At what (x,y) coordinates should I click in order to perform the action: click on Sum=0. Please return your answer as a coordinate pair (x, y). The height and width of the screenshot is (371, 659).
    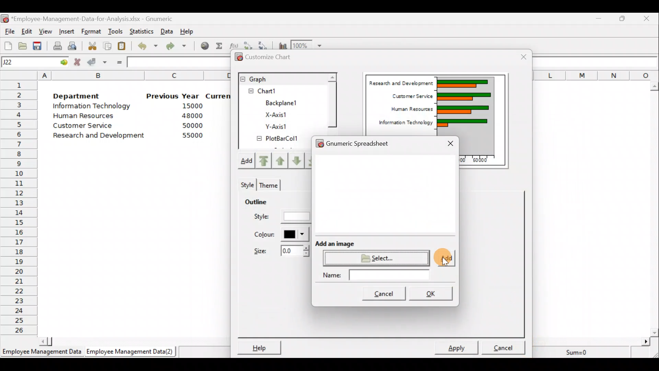
    Looking at the image, I should click on (579, 351).